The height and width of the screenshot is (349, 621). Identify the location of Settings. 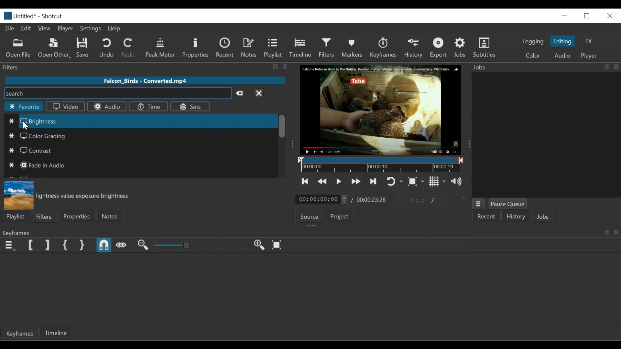
(92, 28).